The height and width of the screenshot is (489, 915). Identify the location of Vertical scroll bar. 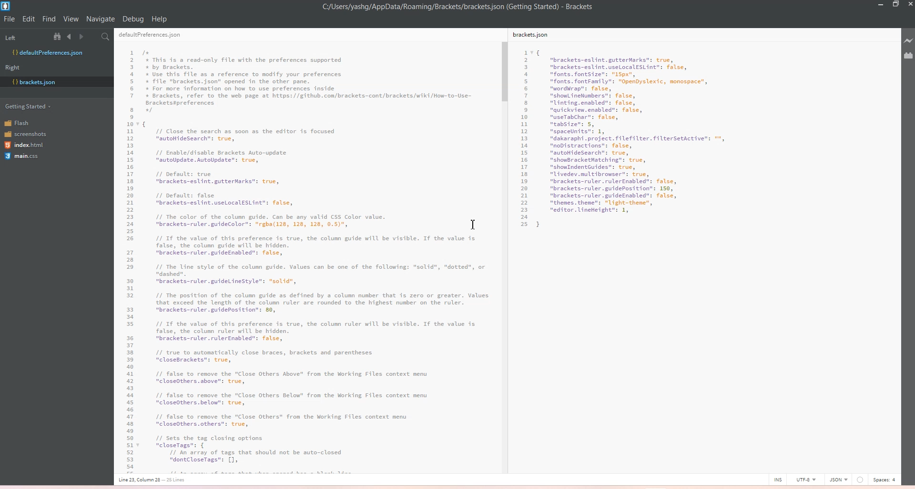
(504, 243).